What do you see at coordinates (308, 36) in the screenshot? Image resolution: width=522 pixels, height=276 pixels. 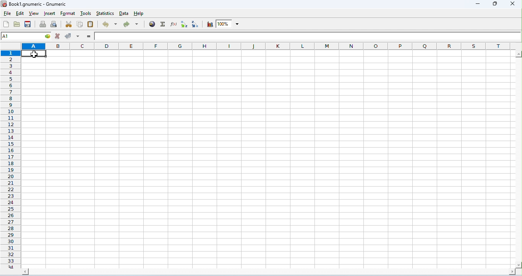 I see `formula bar` at bounding box center [308, 36].